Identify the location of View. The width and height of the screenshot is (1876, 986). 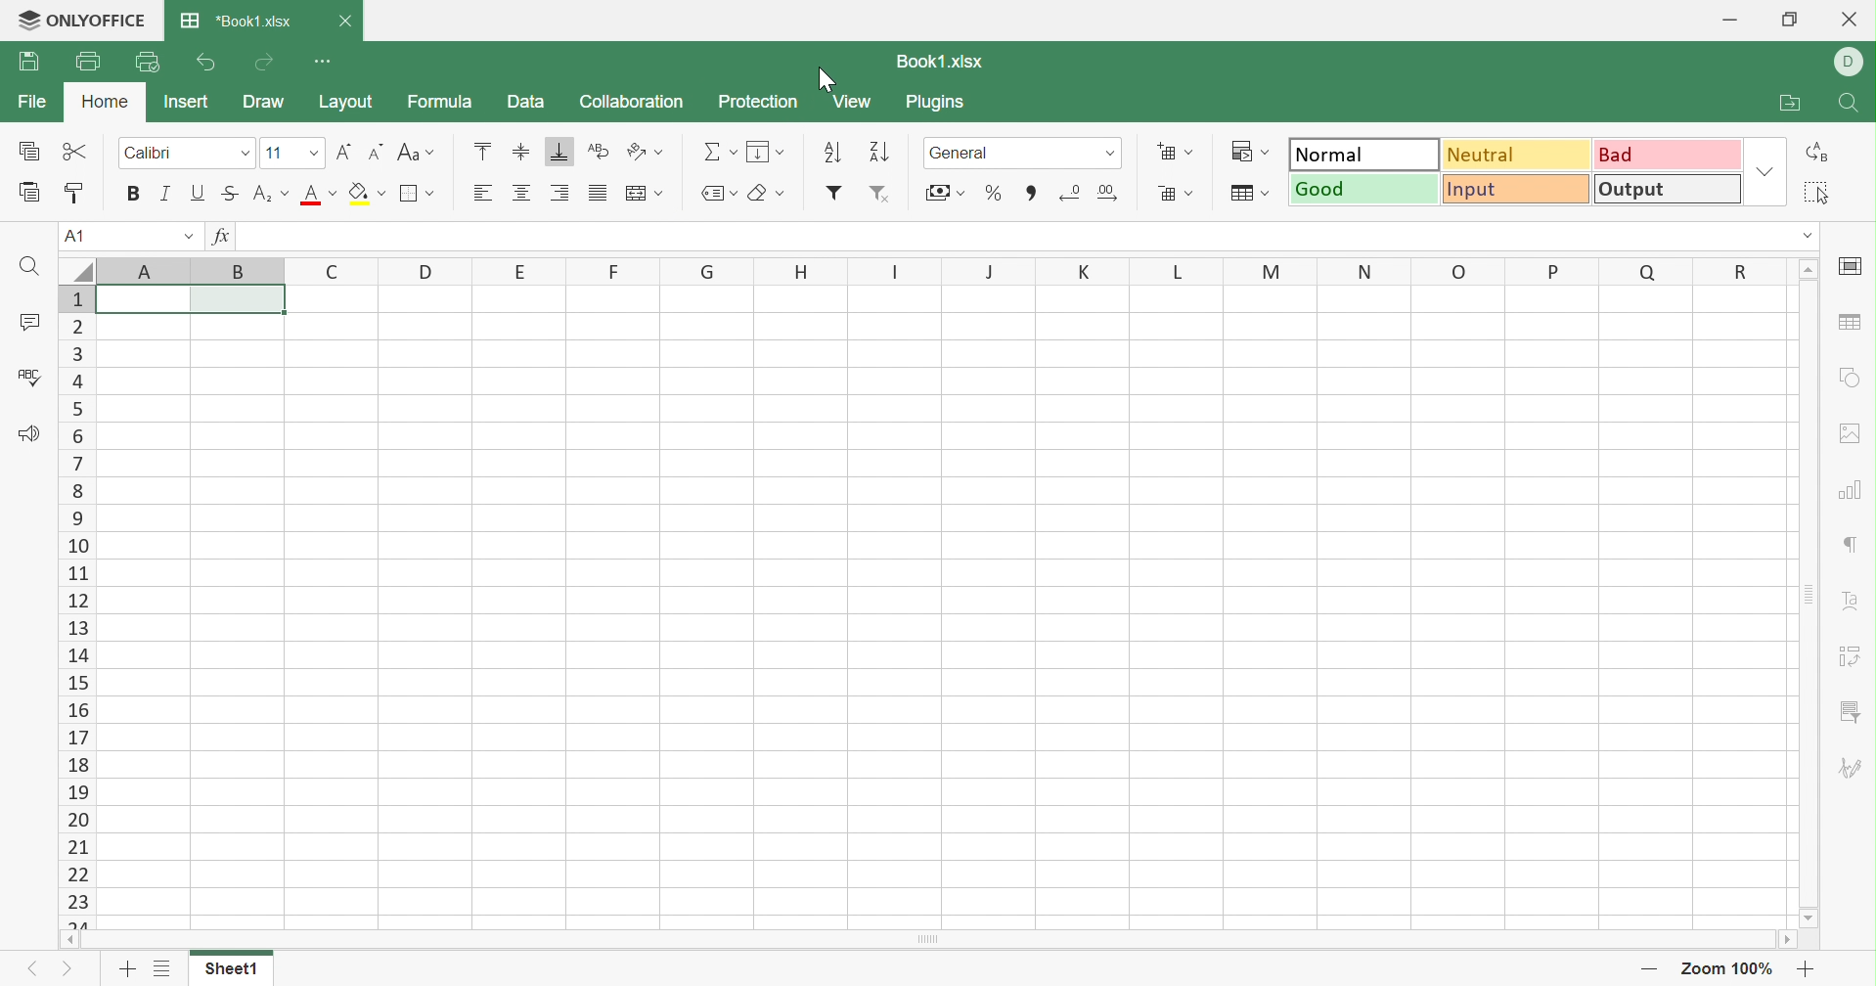
(853, 102).